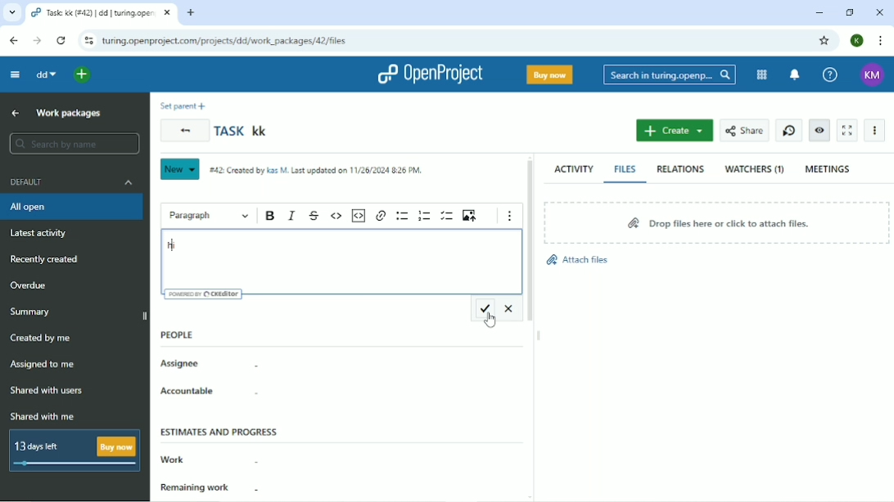  I want to click on Minimize, so click(819, 13).